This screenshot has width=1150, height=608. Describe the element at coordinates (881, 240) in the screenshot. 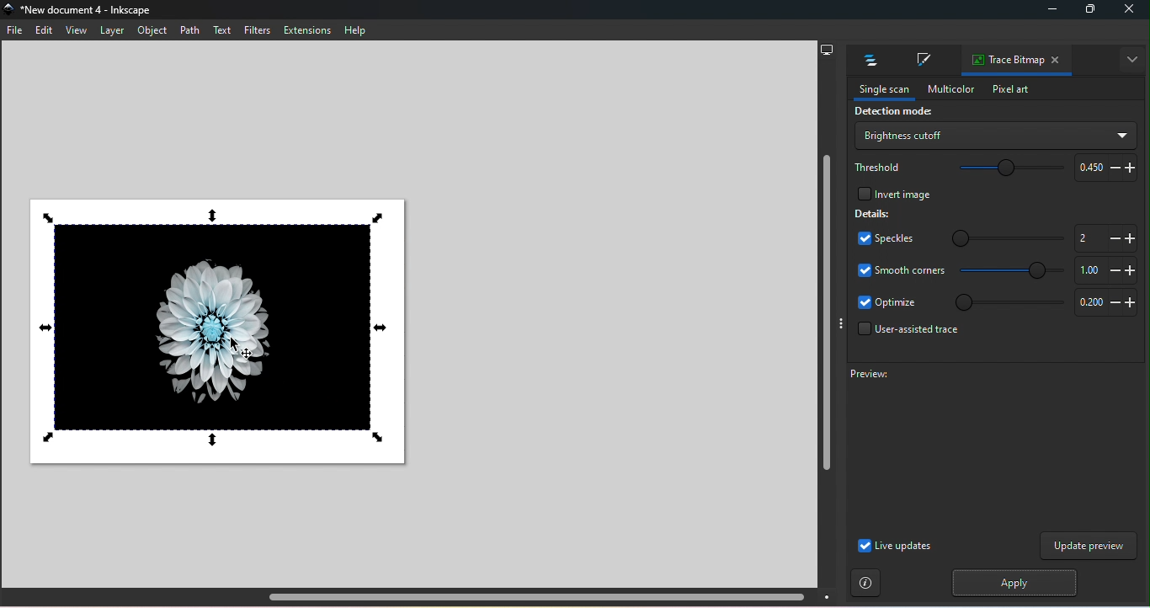

I see `Speckles` at that location.